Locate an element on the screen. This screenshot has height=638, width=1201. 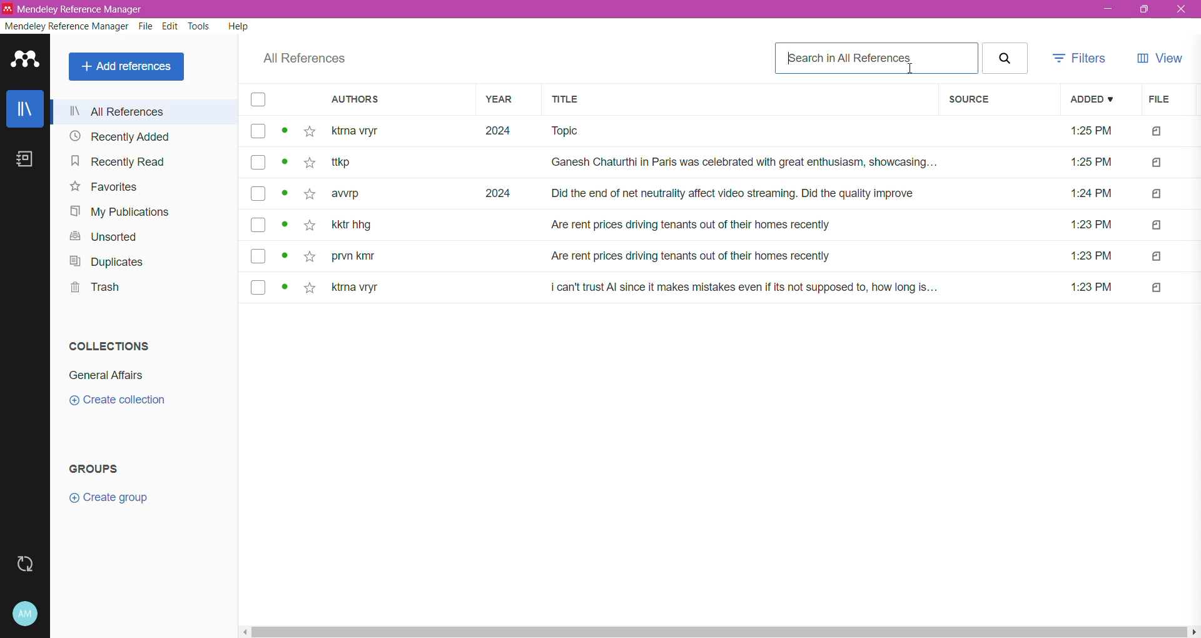
view status is located at coordinates (286, 131).